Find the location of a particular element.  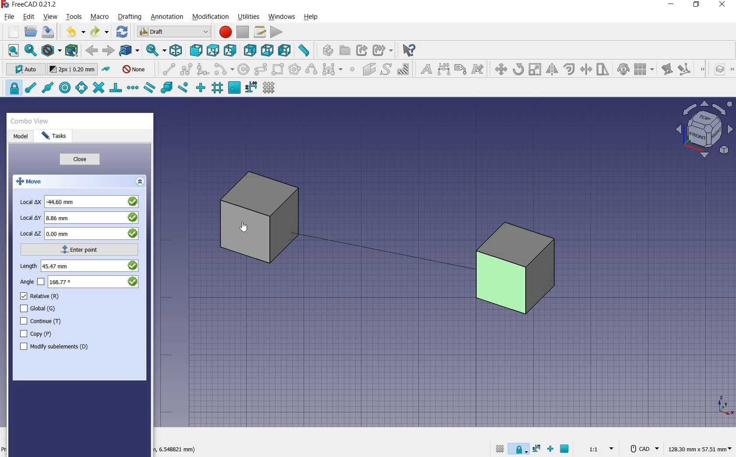

open is located at coordinates (32, 32).